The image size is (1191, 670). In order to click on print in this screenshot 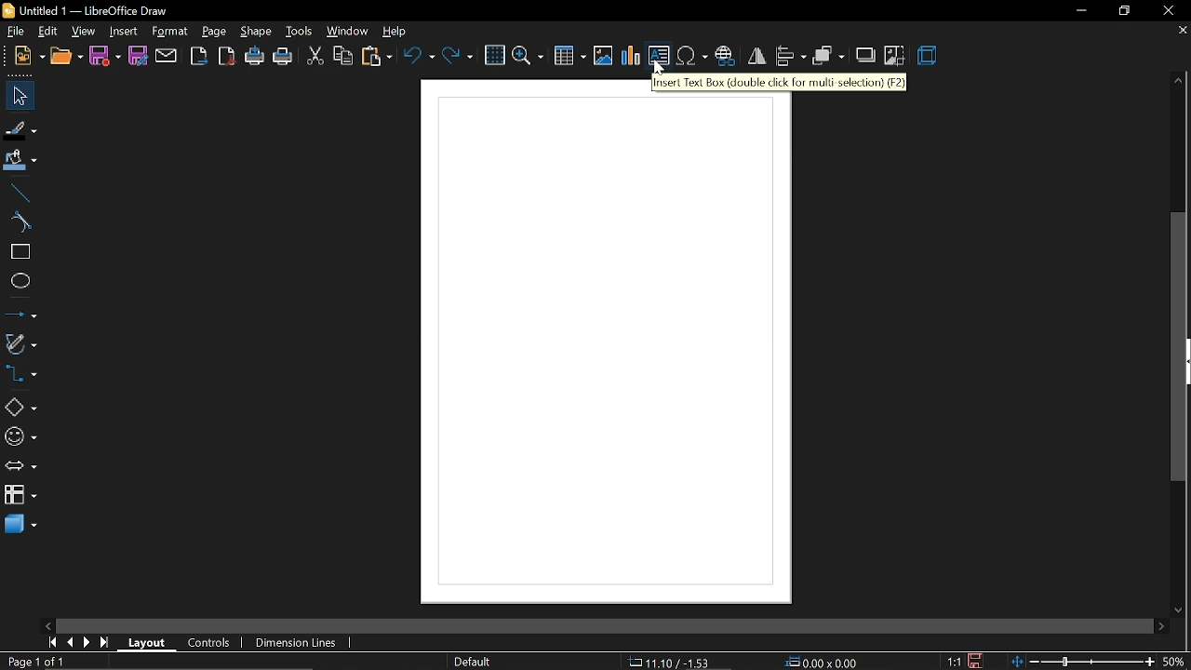, I will do `click(284, 59)`.